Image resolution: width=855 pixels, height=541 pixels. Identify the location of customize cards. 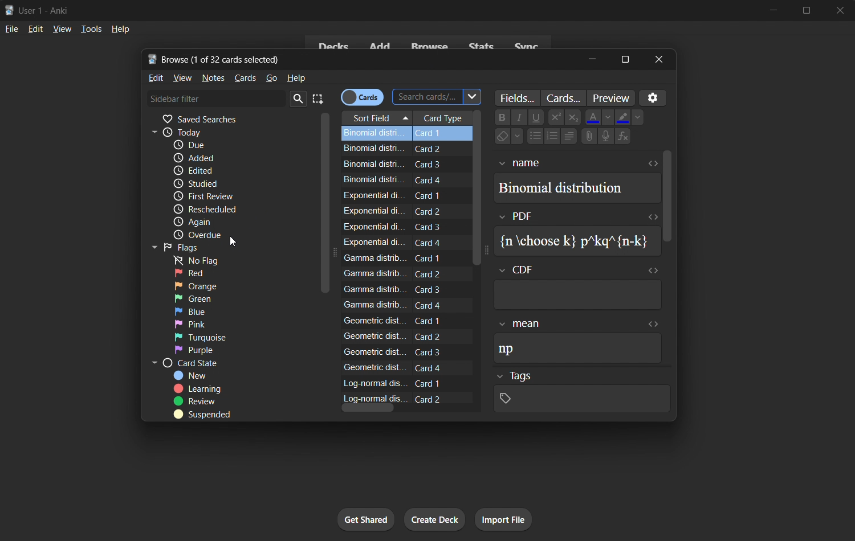
(566, 97).